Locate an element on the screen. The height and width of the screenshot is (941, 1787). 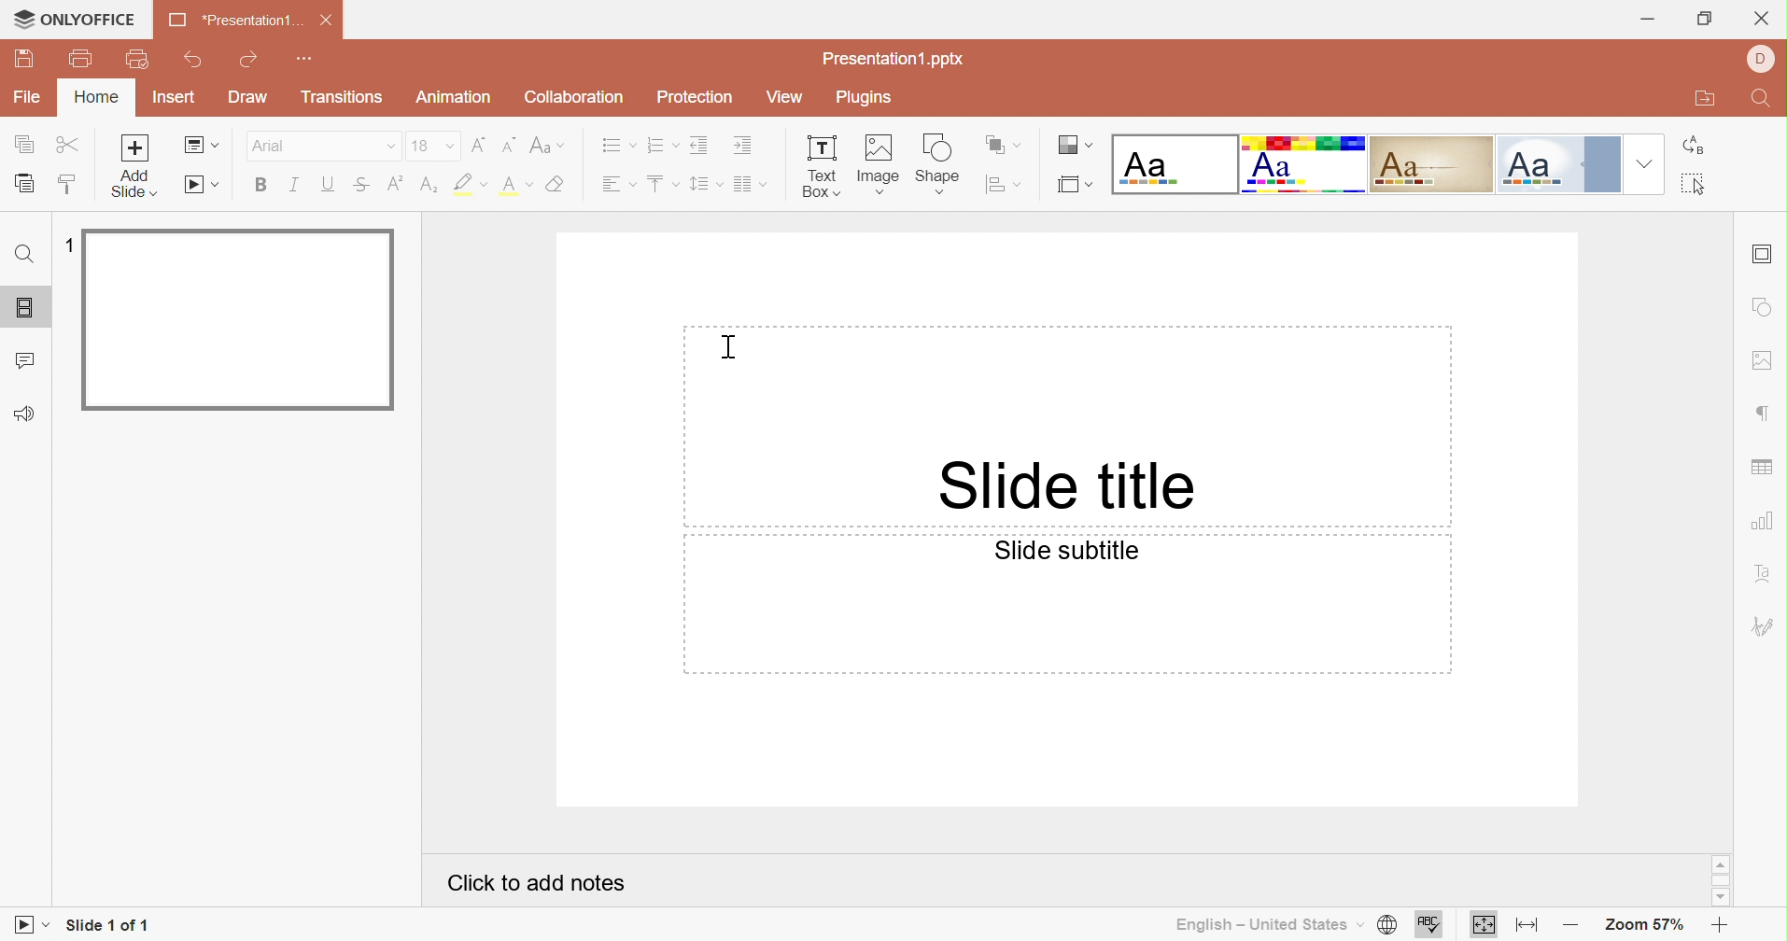
Official is located at coordinates (1558, 163).